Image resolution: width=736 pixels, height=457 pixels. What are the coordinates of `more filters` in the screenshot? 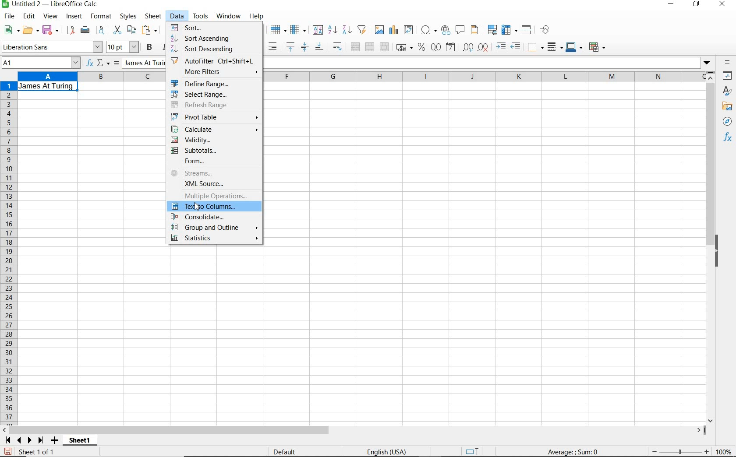 It's located at (219, 73).